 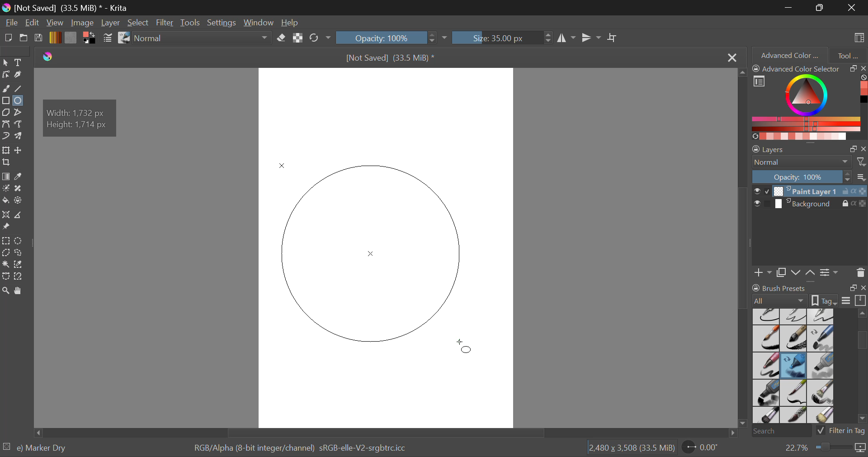 I want to click on [Not Saved] (33.5 MiB) *, so click(x=394, y=57).